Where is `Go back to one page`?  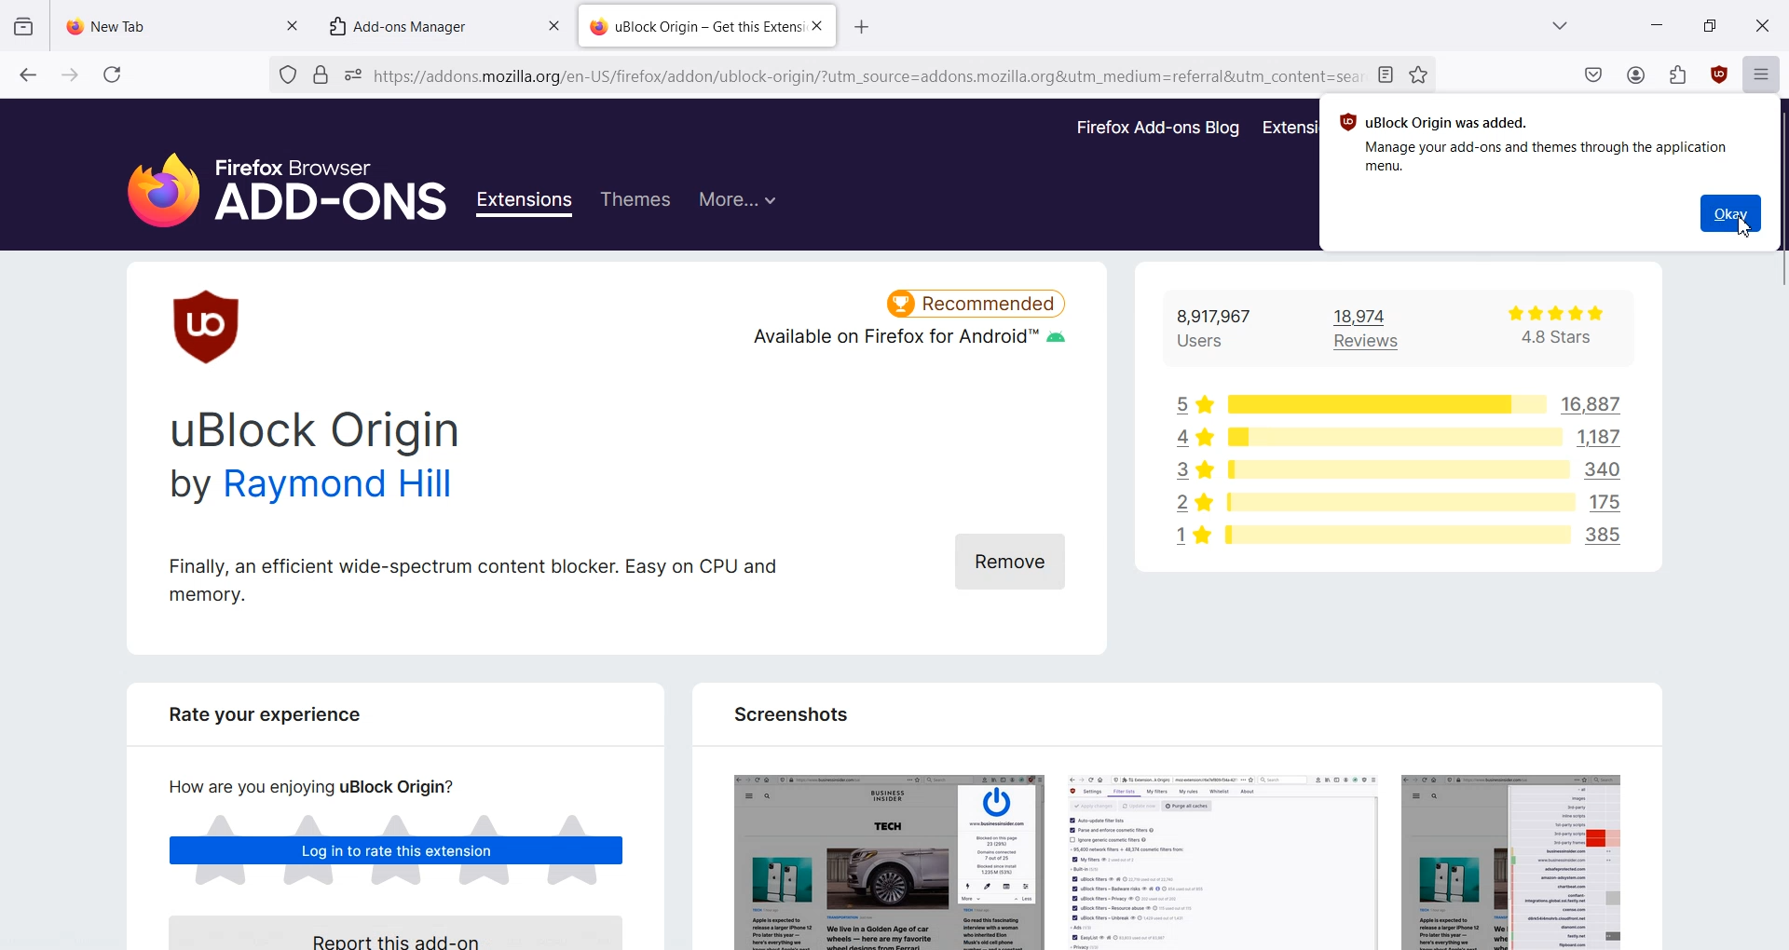
Go back to one page is located at coordinates (27, 74).